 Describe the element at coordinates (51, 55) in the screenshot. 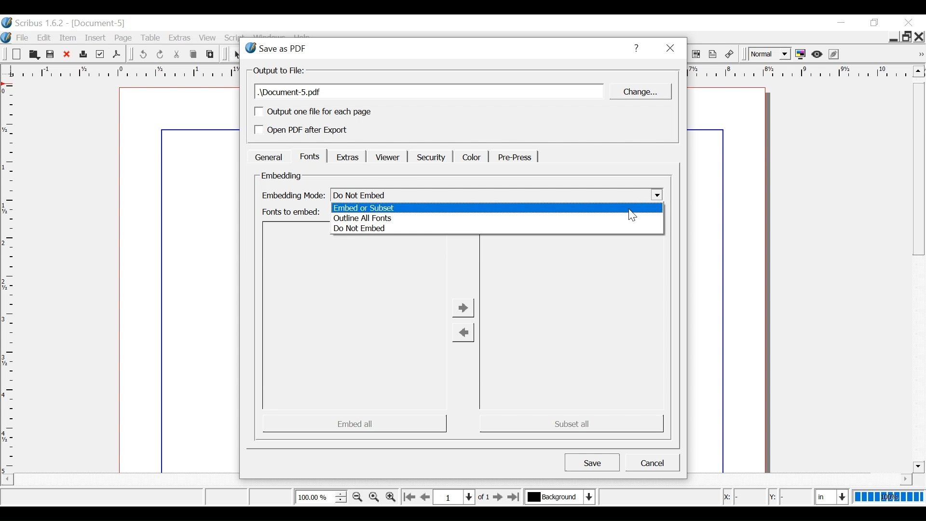

I see `Save` at that location.